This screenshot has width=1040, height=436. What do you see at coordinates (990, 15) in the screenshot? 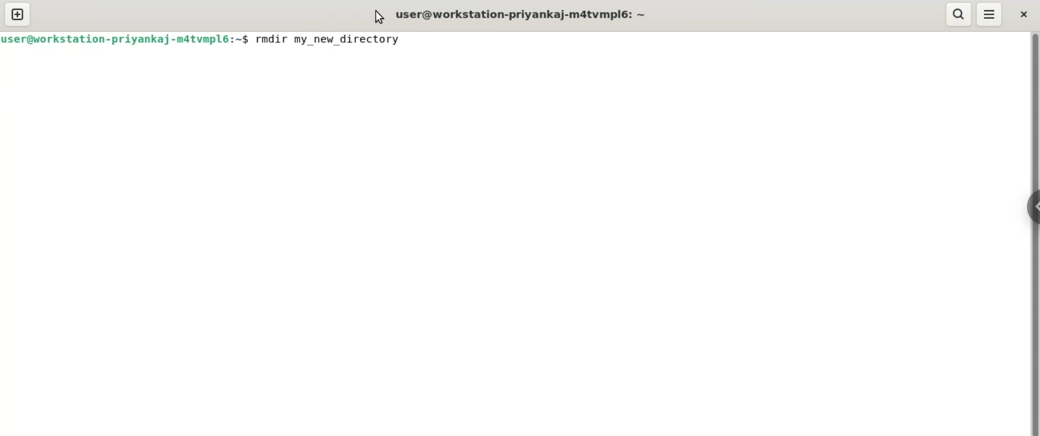
I see `menu` at bounding box center [990, 15].